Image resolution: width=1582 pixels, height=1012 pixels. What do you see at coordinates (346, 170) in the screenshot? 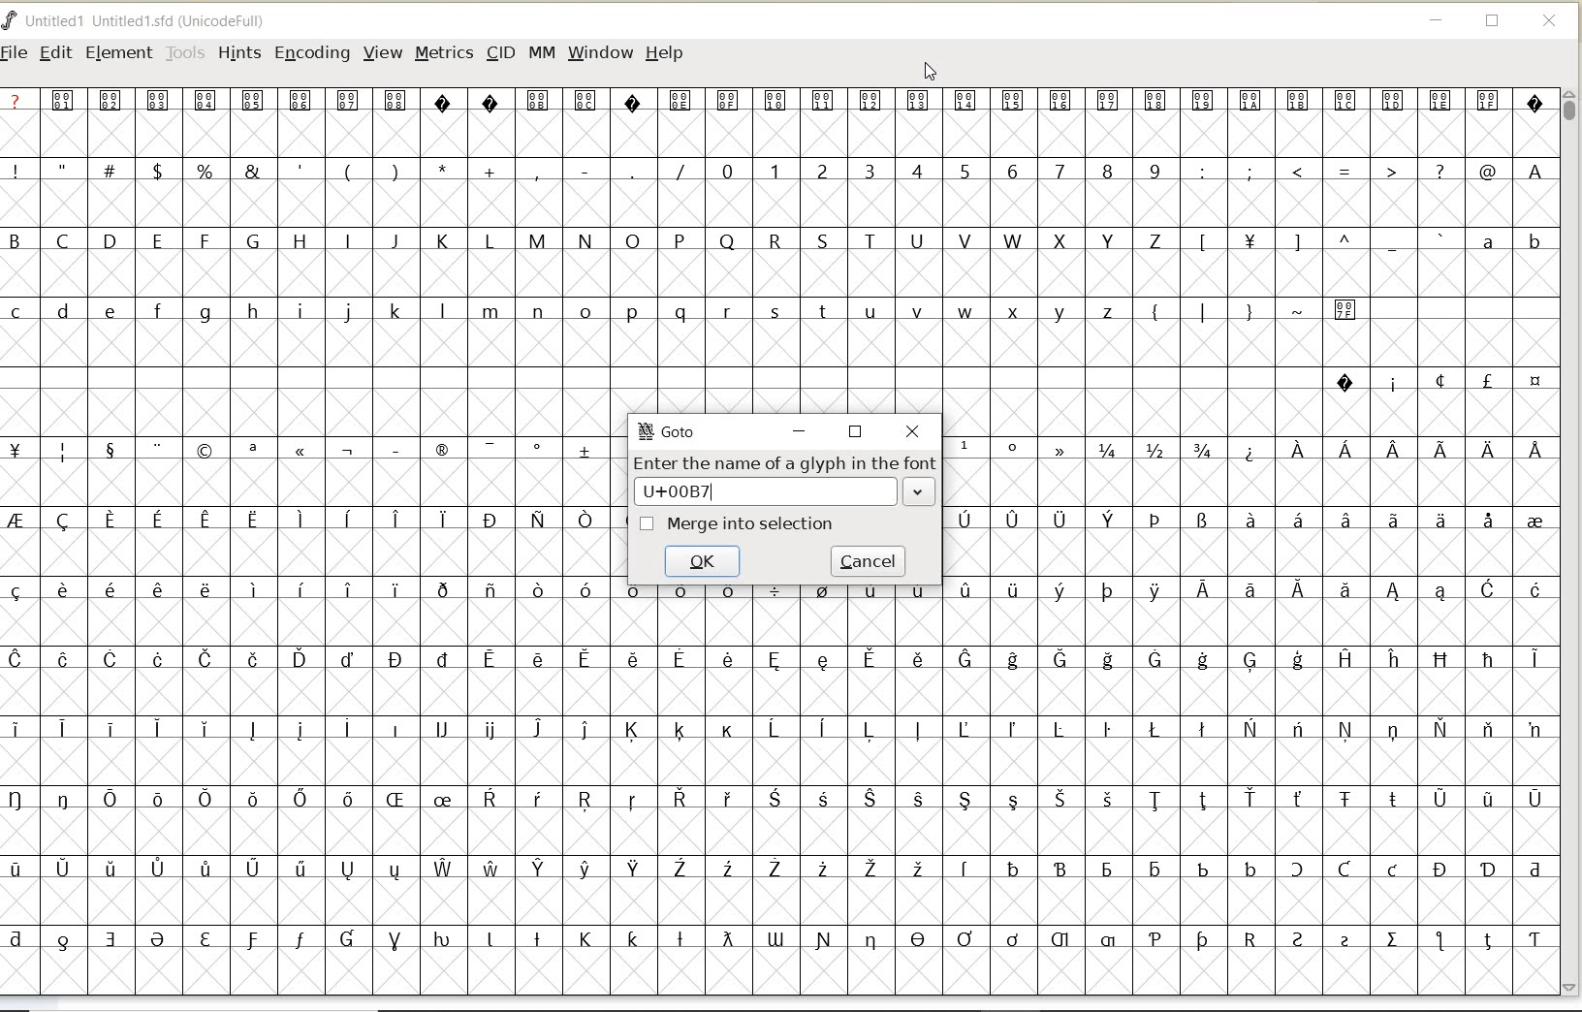
I see `special characters` at bounding box center [346, 170].